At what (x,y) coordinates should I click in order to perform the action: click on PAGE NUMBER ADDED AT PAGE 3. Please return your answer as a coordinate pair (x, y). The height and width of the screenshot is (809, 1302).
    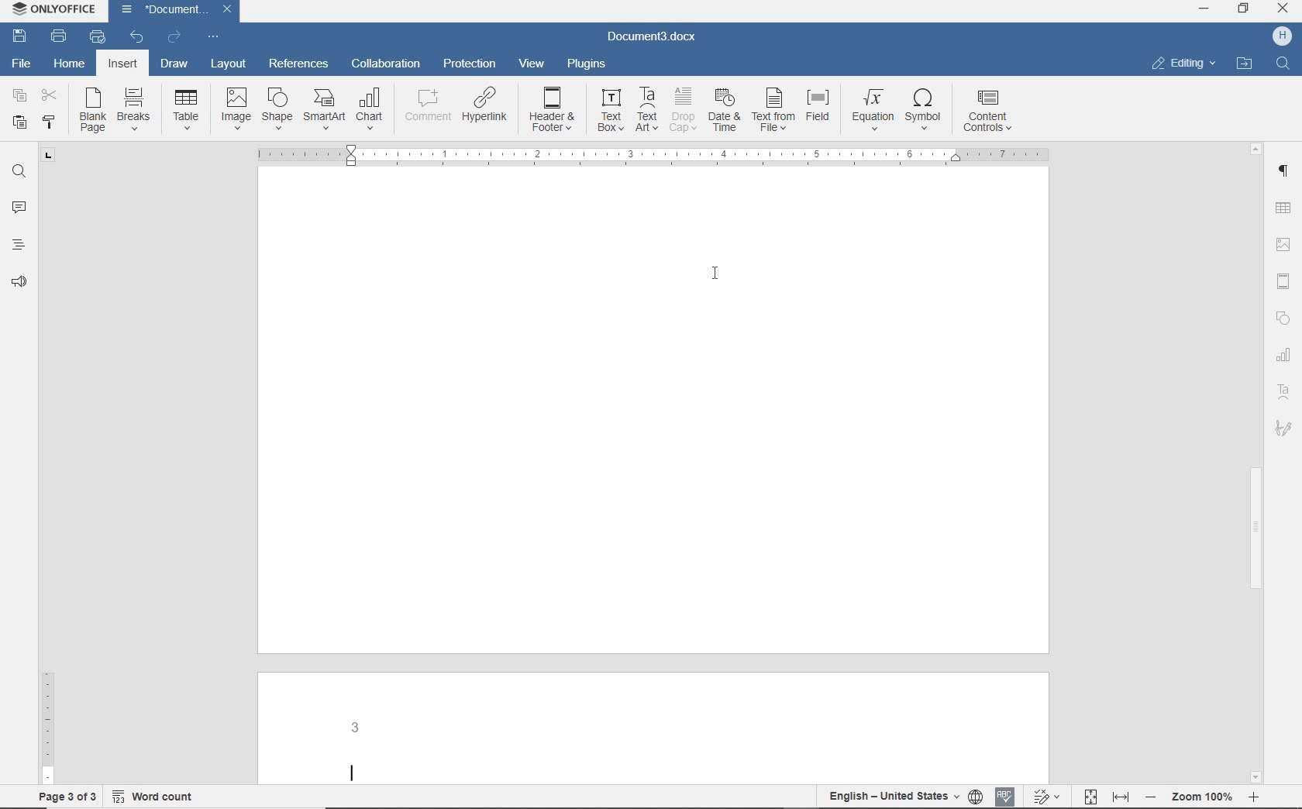
    Looking at the image, I should click on (358, 728).